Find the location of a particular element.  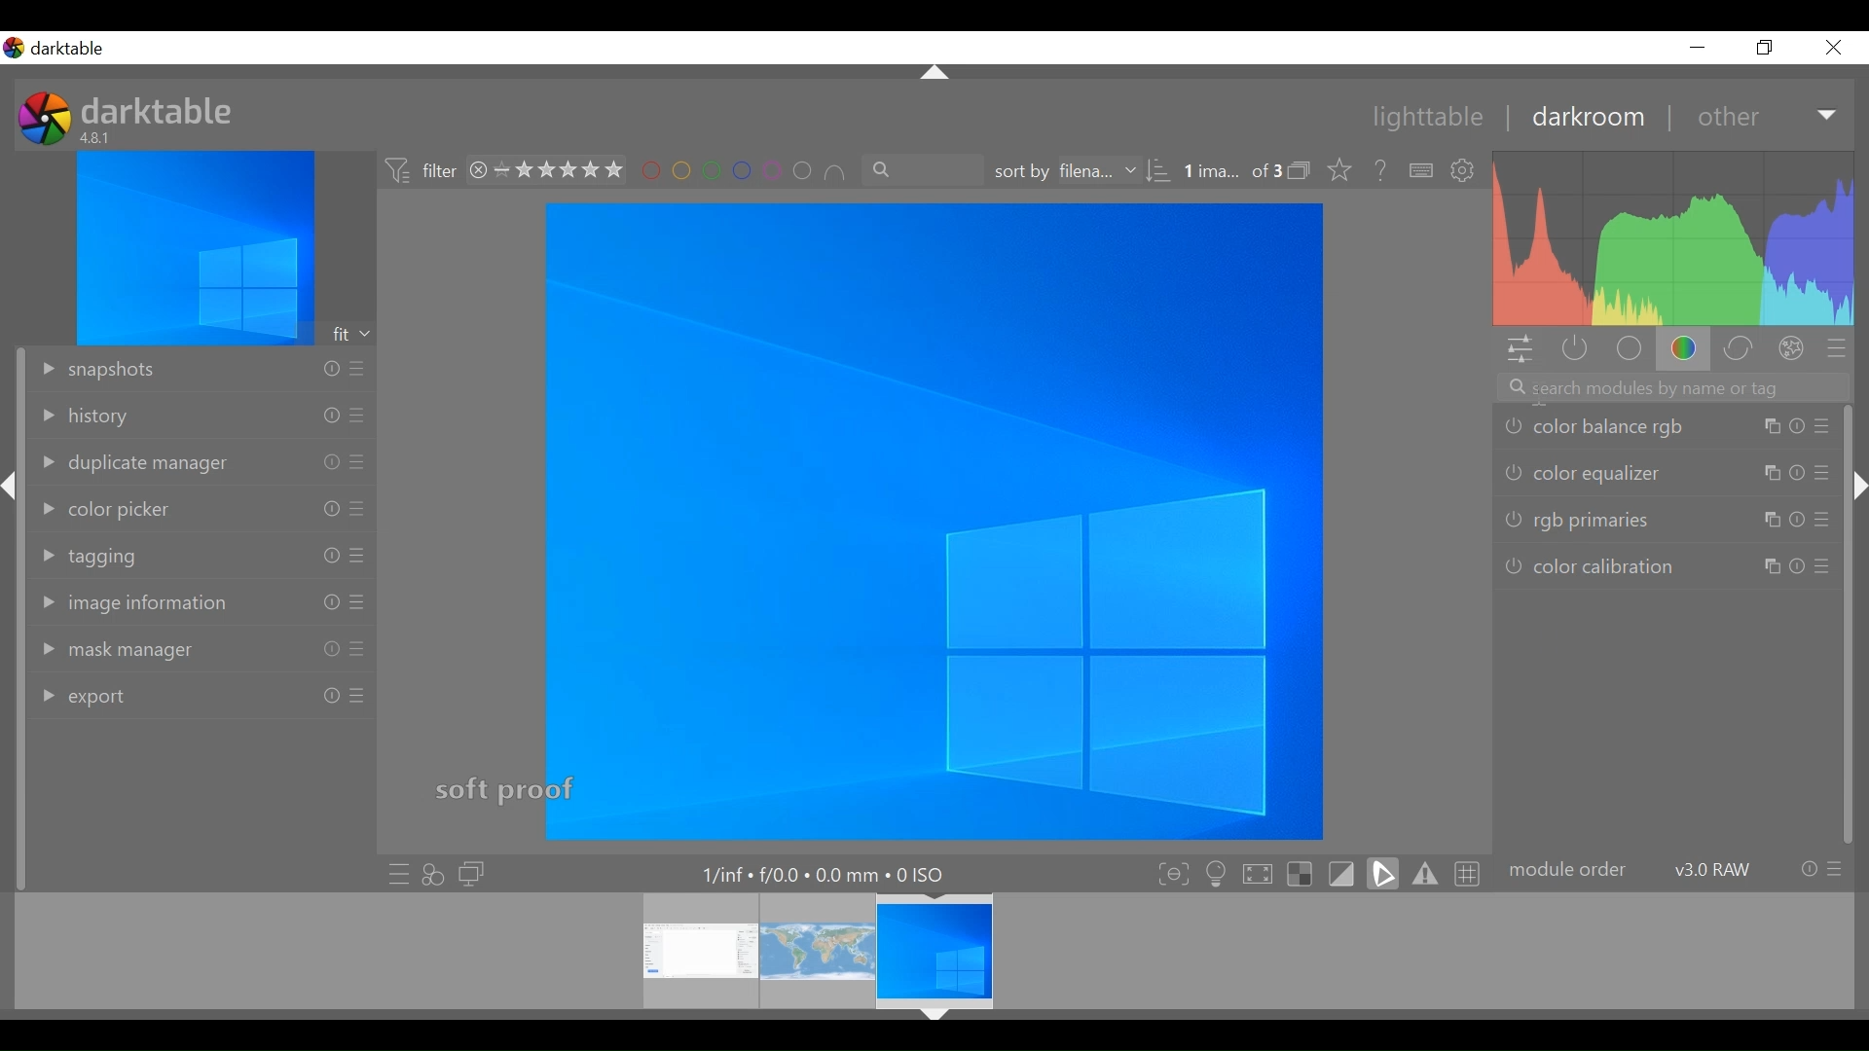

image is located at coordinates (934, 521).